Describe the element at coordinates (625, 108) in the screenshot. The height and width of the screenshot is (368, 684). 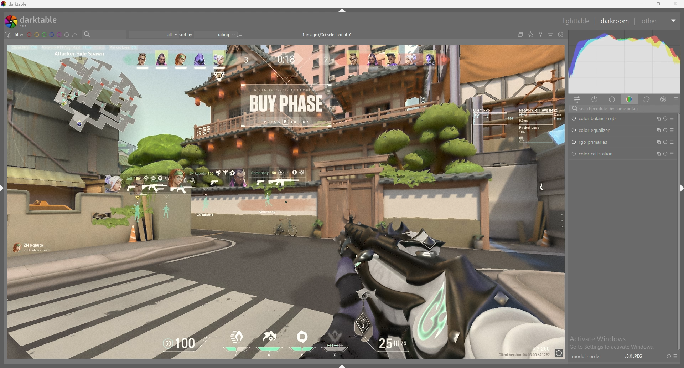
I see `search module` at that location.